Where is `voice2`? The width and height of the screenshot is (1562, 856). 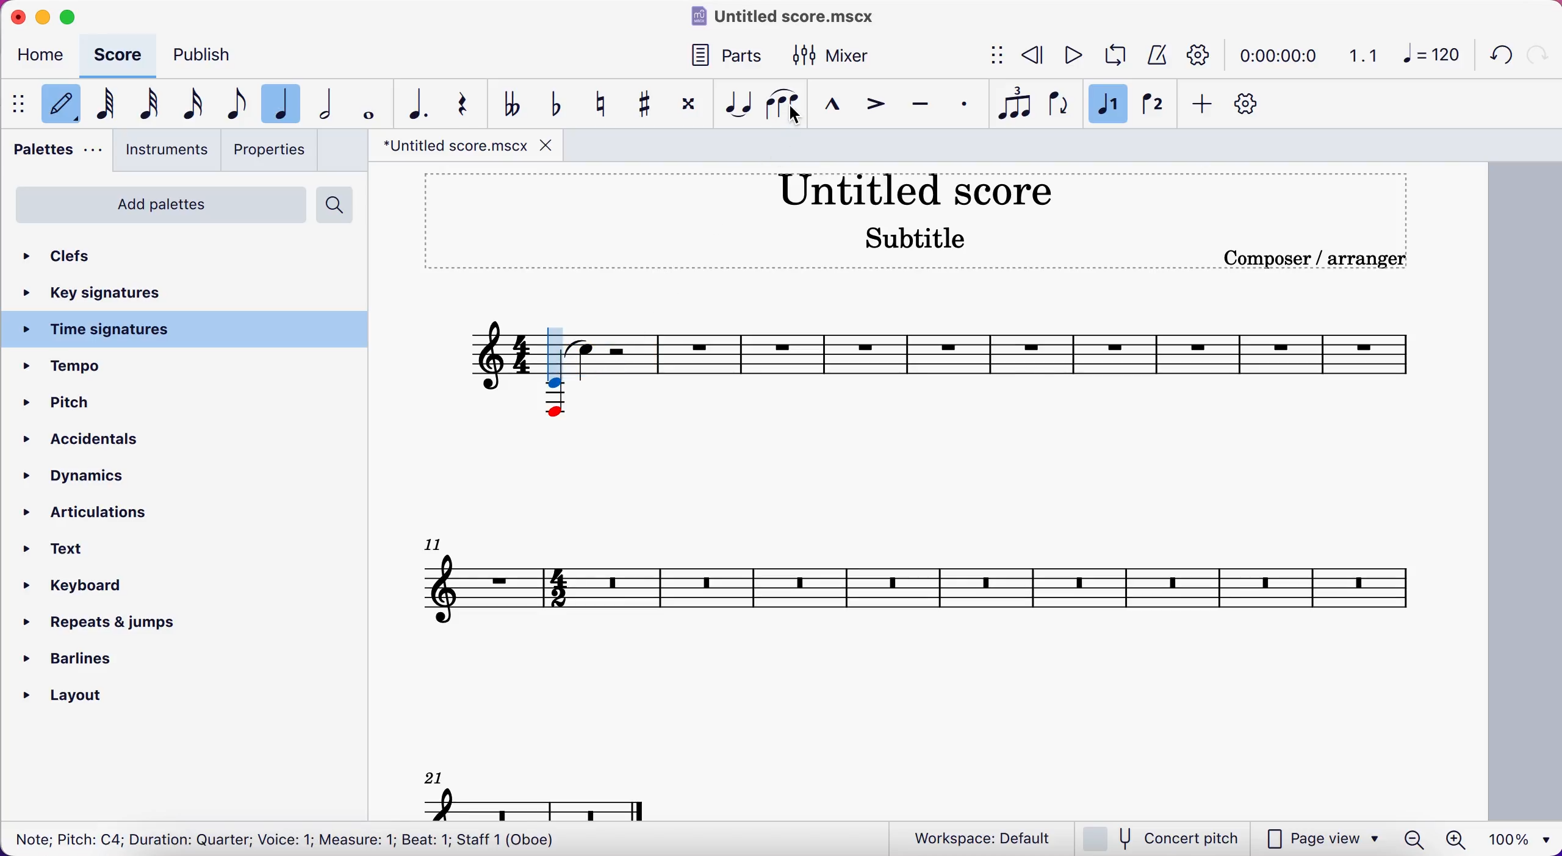
voice2 is located at coordinates (1152, 108).